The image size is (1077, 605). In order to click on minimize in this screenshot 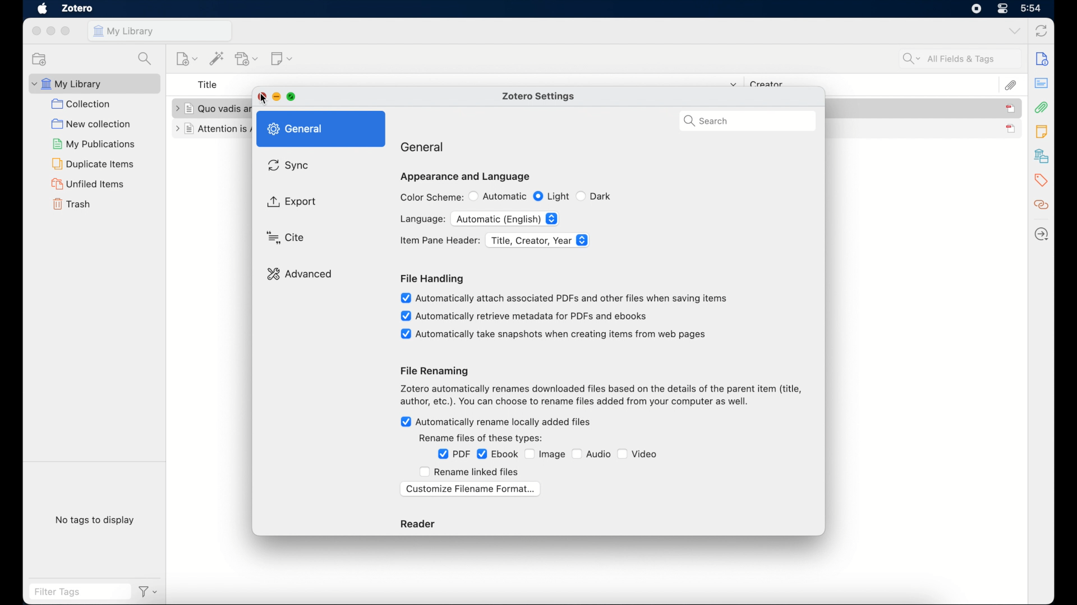, I will do `click(51, 31)`.